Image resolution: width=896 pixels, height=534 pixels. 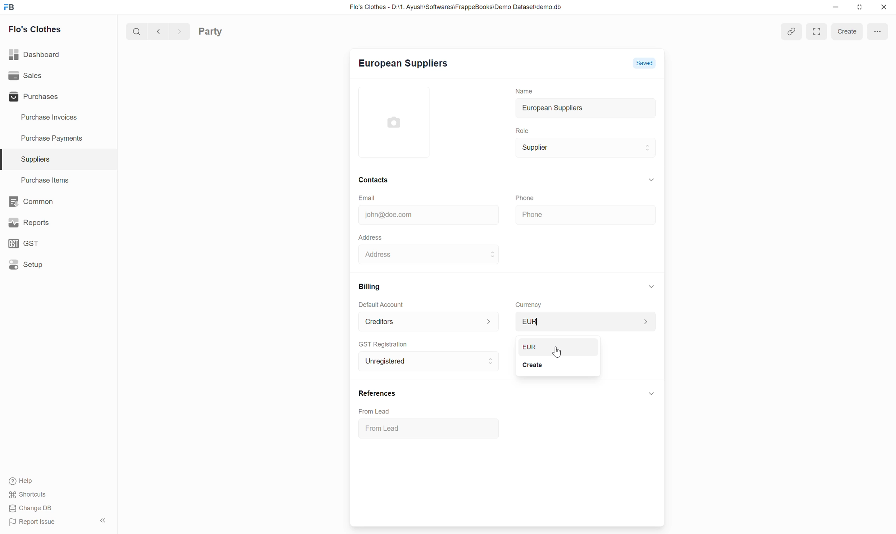 What do you see at coordinates (816, 32) in the screenshot?
I see `Expand` at bounding box center [816, 32].